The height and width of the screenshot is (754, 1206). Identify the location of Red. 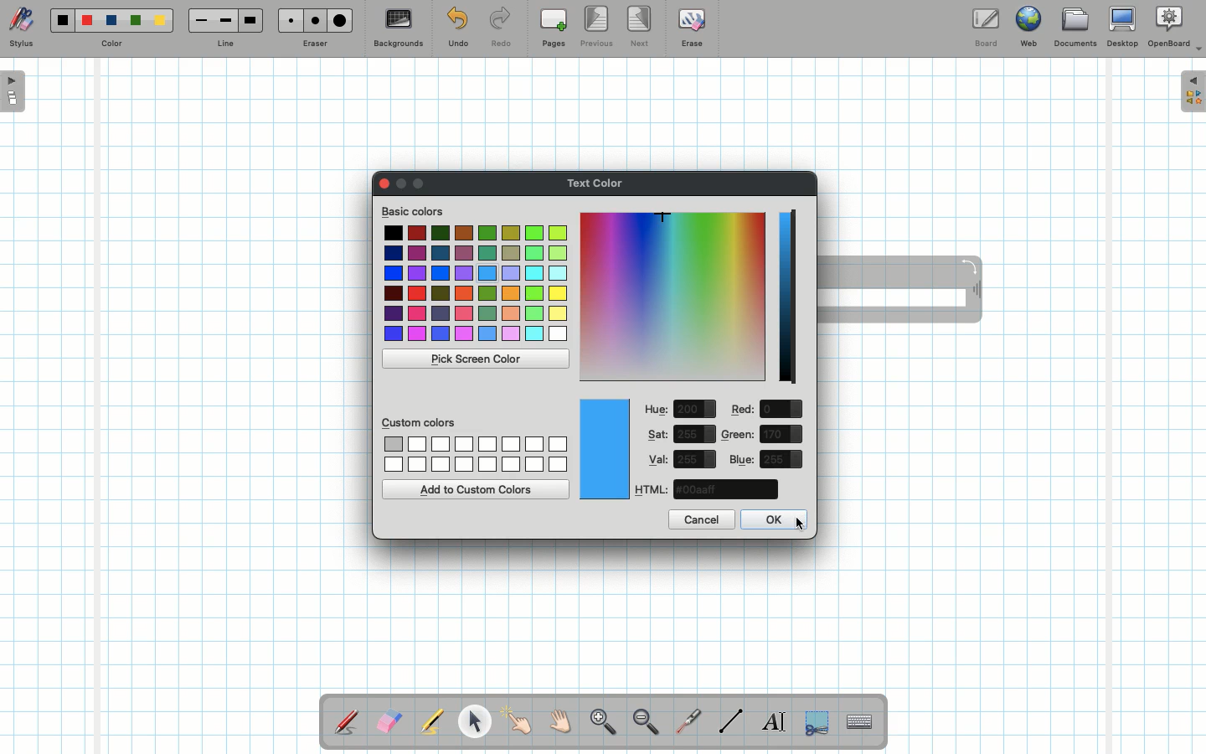
(88, 21).